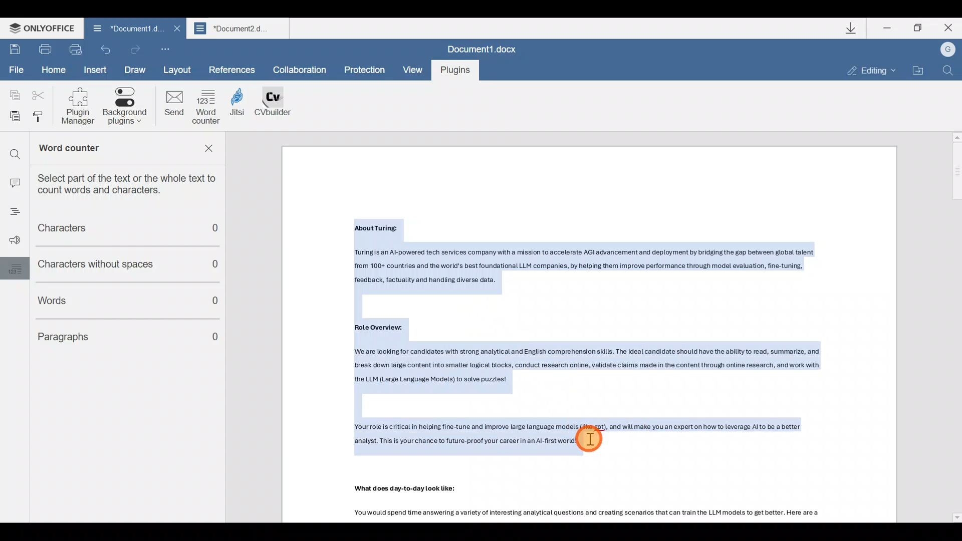 The height and width of the screenshot is (541, 962). I want to click on Plugin manager, so click(82, 106).